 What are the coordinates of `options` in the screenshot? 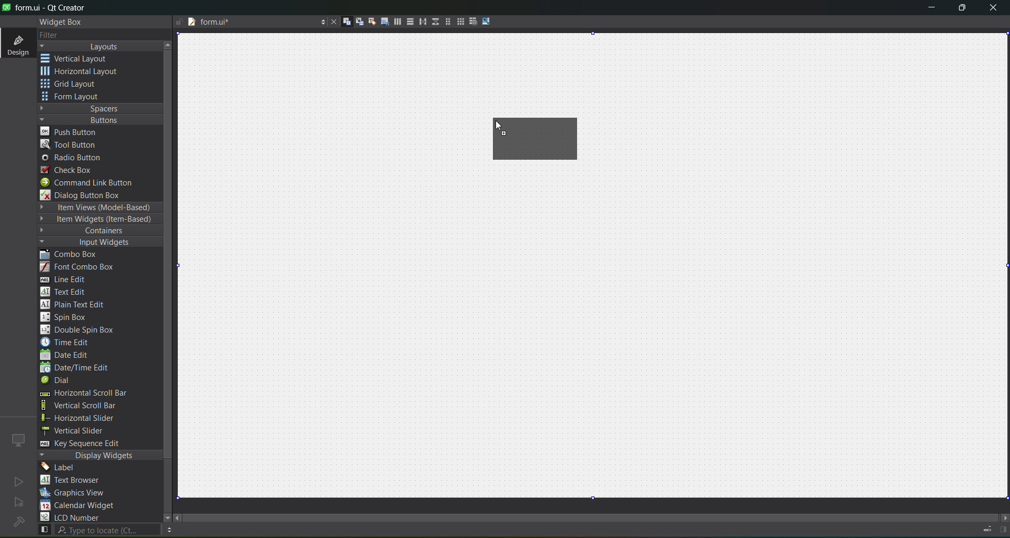 It's located at (320, 23).